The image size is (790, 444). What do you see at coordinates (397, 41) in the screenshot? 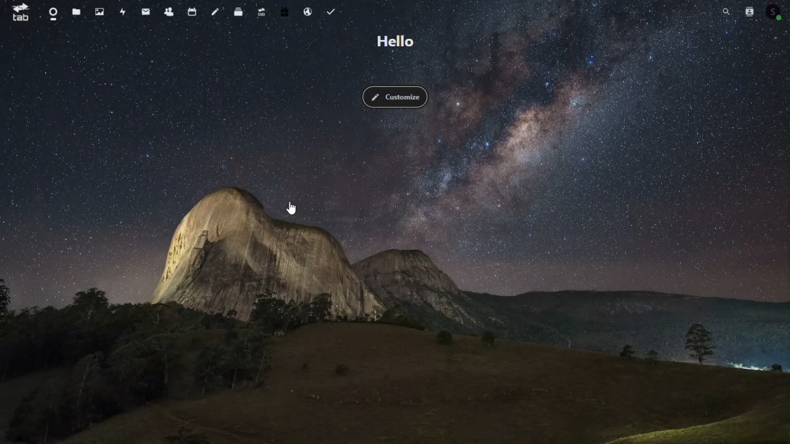
I see `hello` at bounding box center [397, 41].